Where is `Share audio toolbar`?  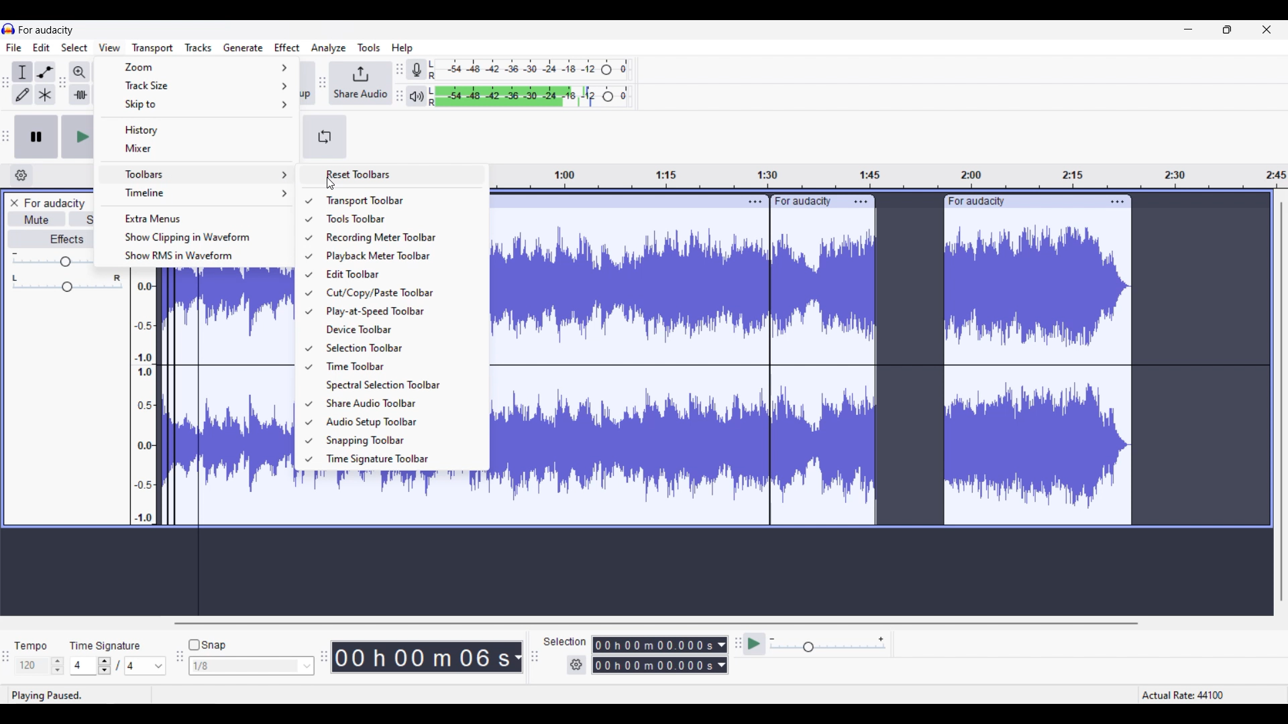
Share audio toolbar is located at coordinates (398, 403).